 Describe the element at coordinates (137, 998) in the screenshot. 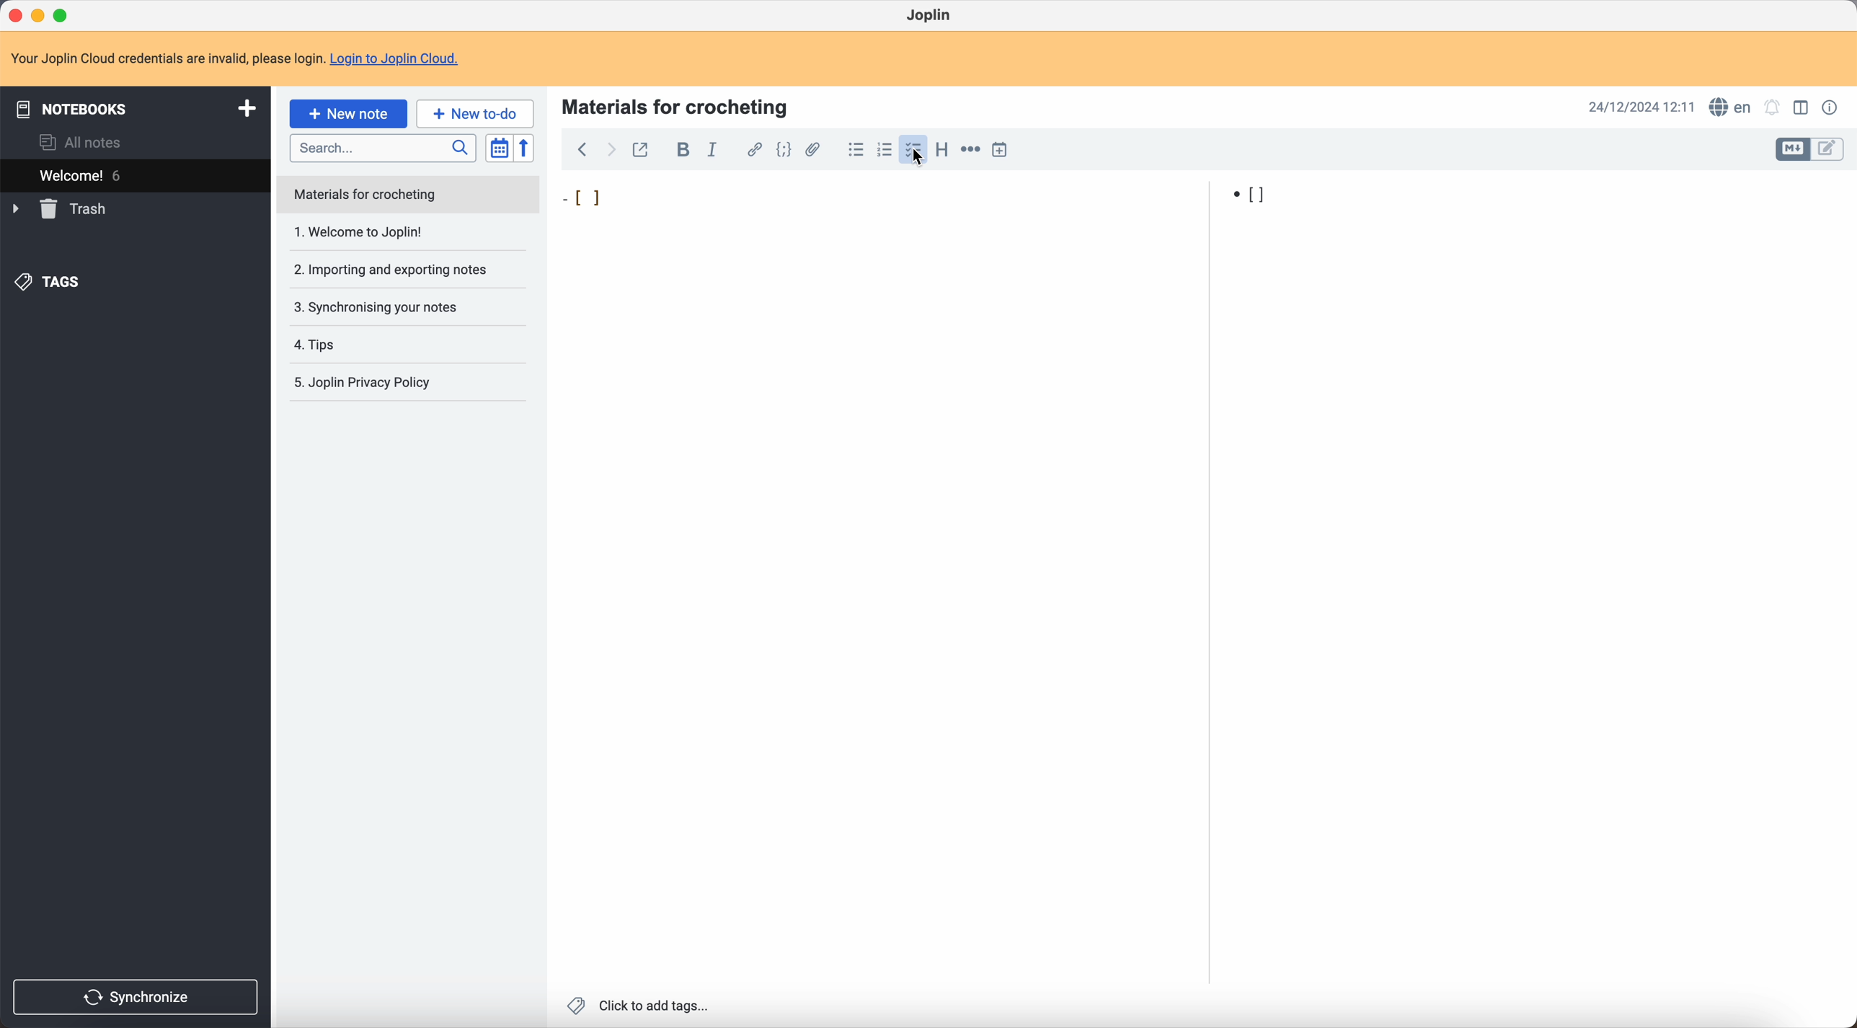

I see `synchronize` at that location.